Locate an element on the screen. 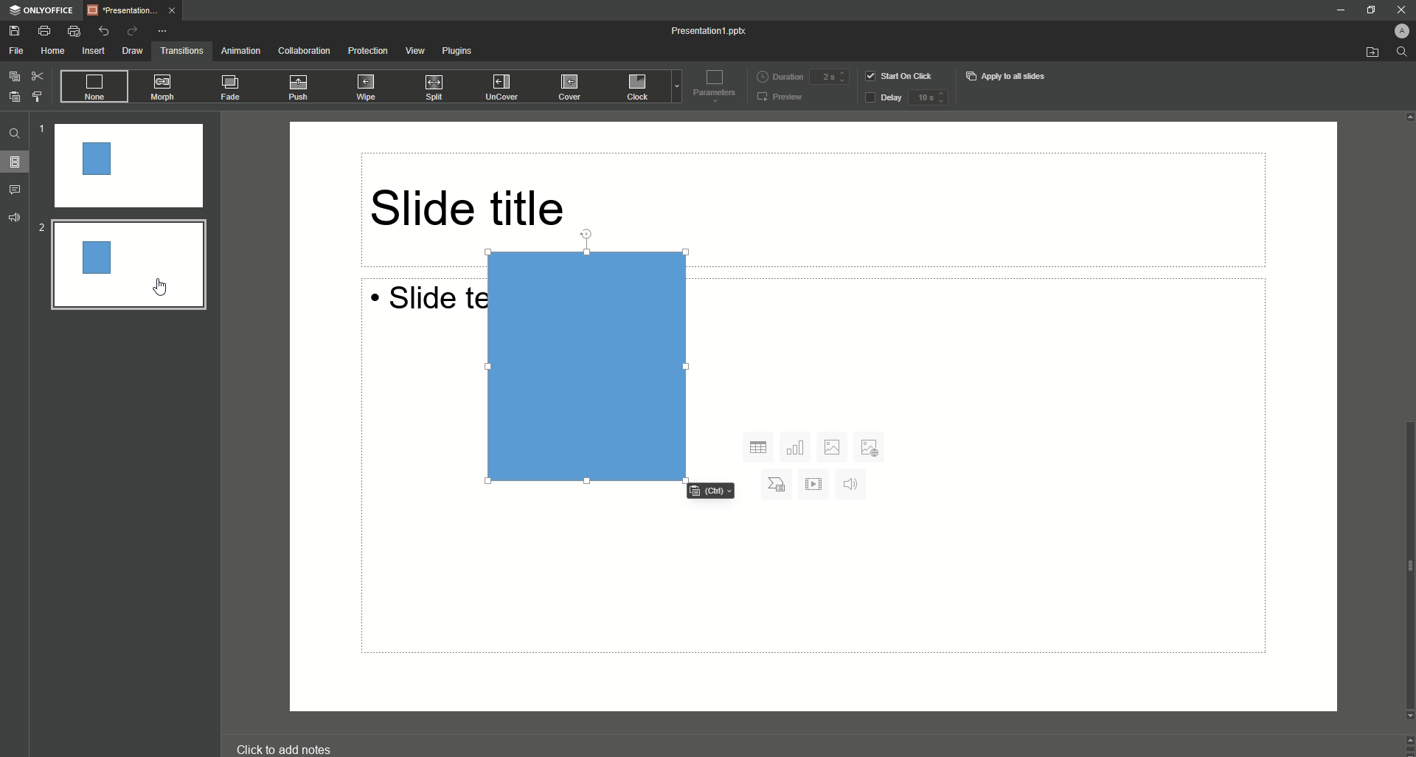  Duration is located at coordinates (774, 75).